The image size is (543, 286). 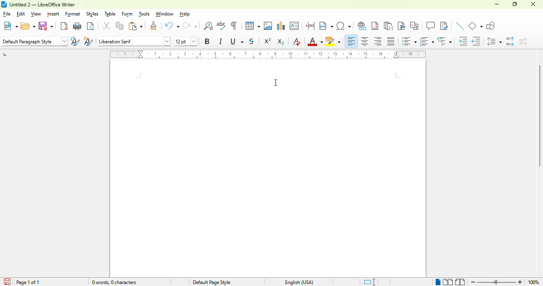 I want to click on decrease paragraph spacing, so click(x=523, y=42).